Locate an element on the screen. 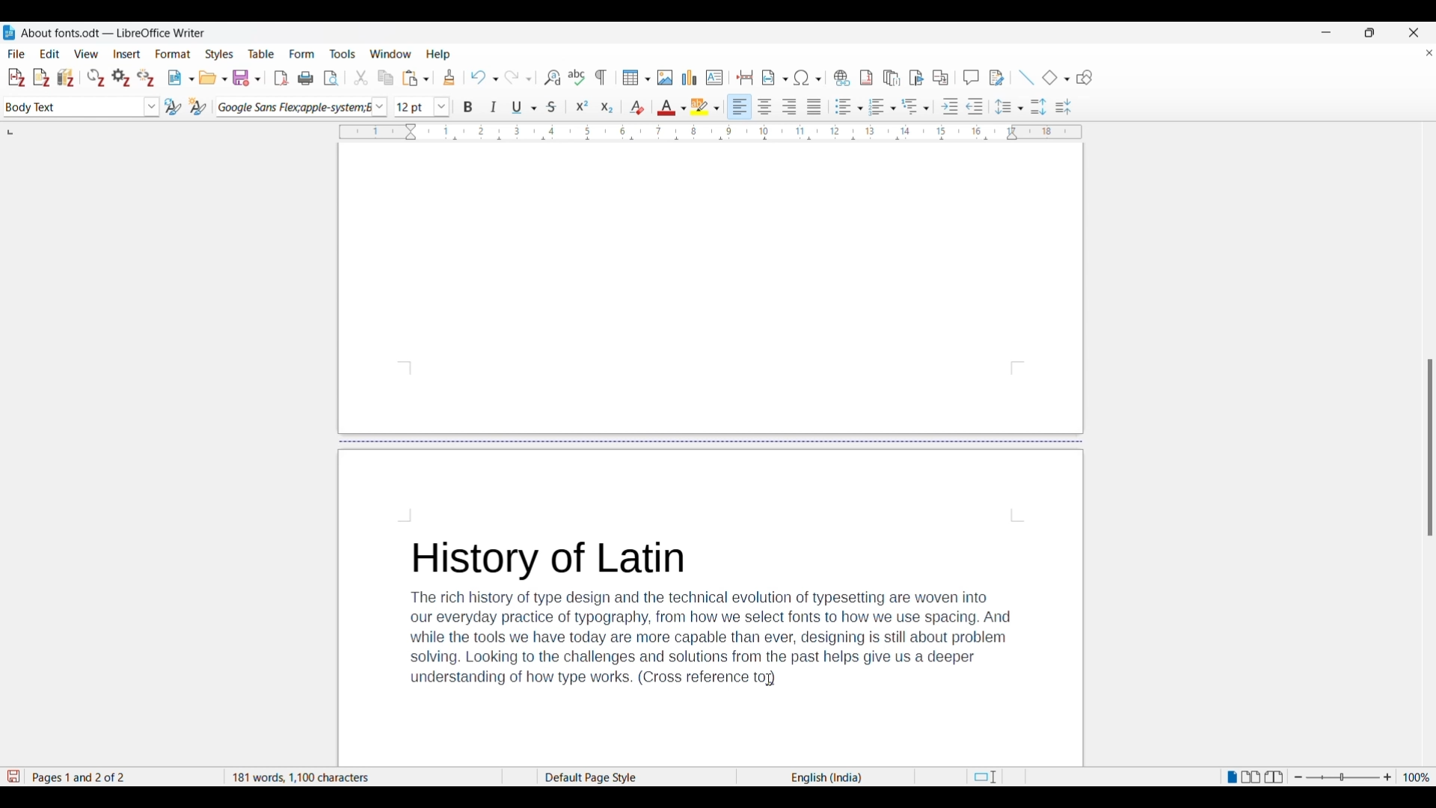 This screenshot has height=808, width=1436. Zoom out is located at coordinates (1298, 778).